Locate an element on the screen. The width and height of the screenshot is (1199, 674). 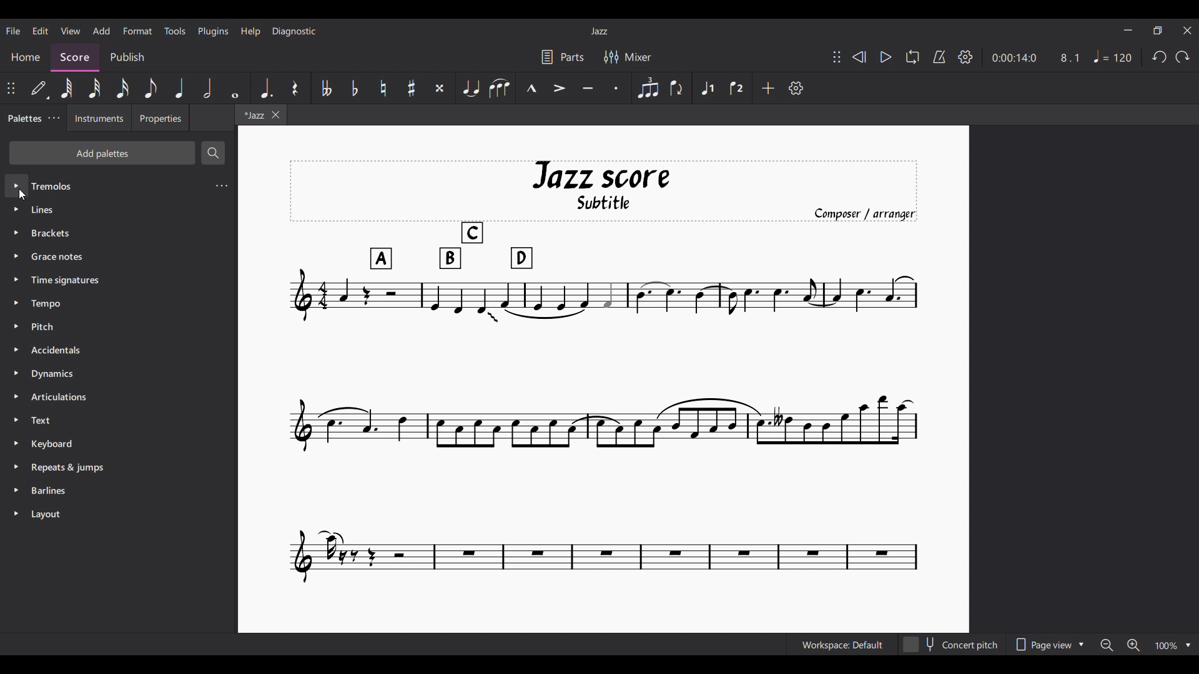
Marcato is located at coordinates (531, 88).